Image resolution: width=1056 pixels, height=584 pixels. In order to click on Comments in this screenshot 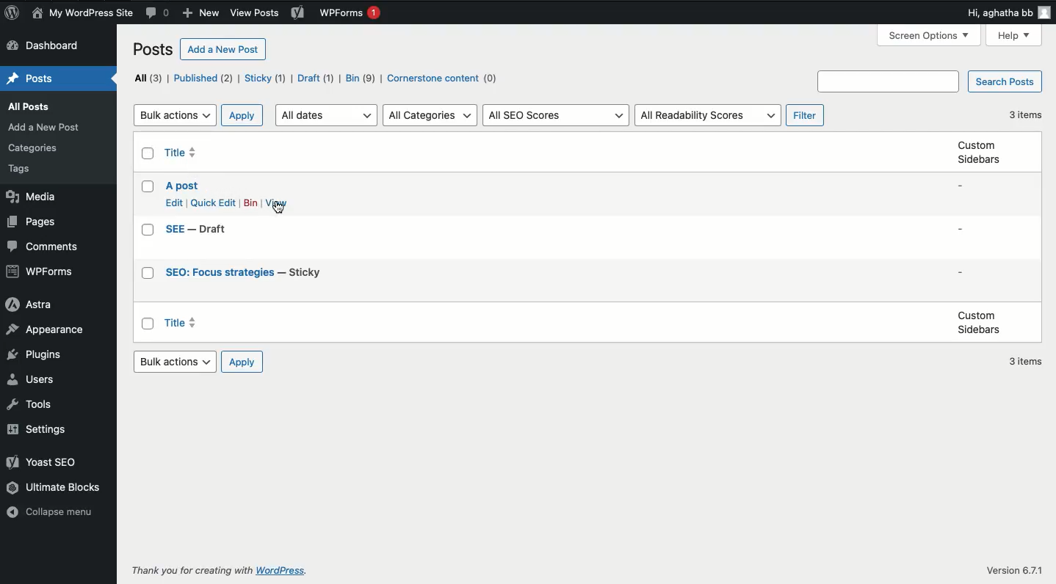, I will do `click(43, 245)`.